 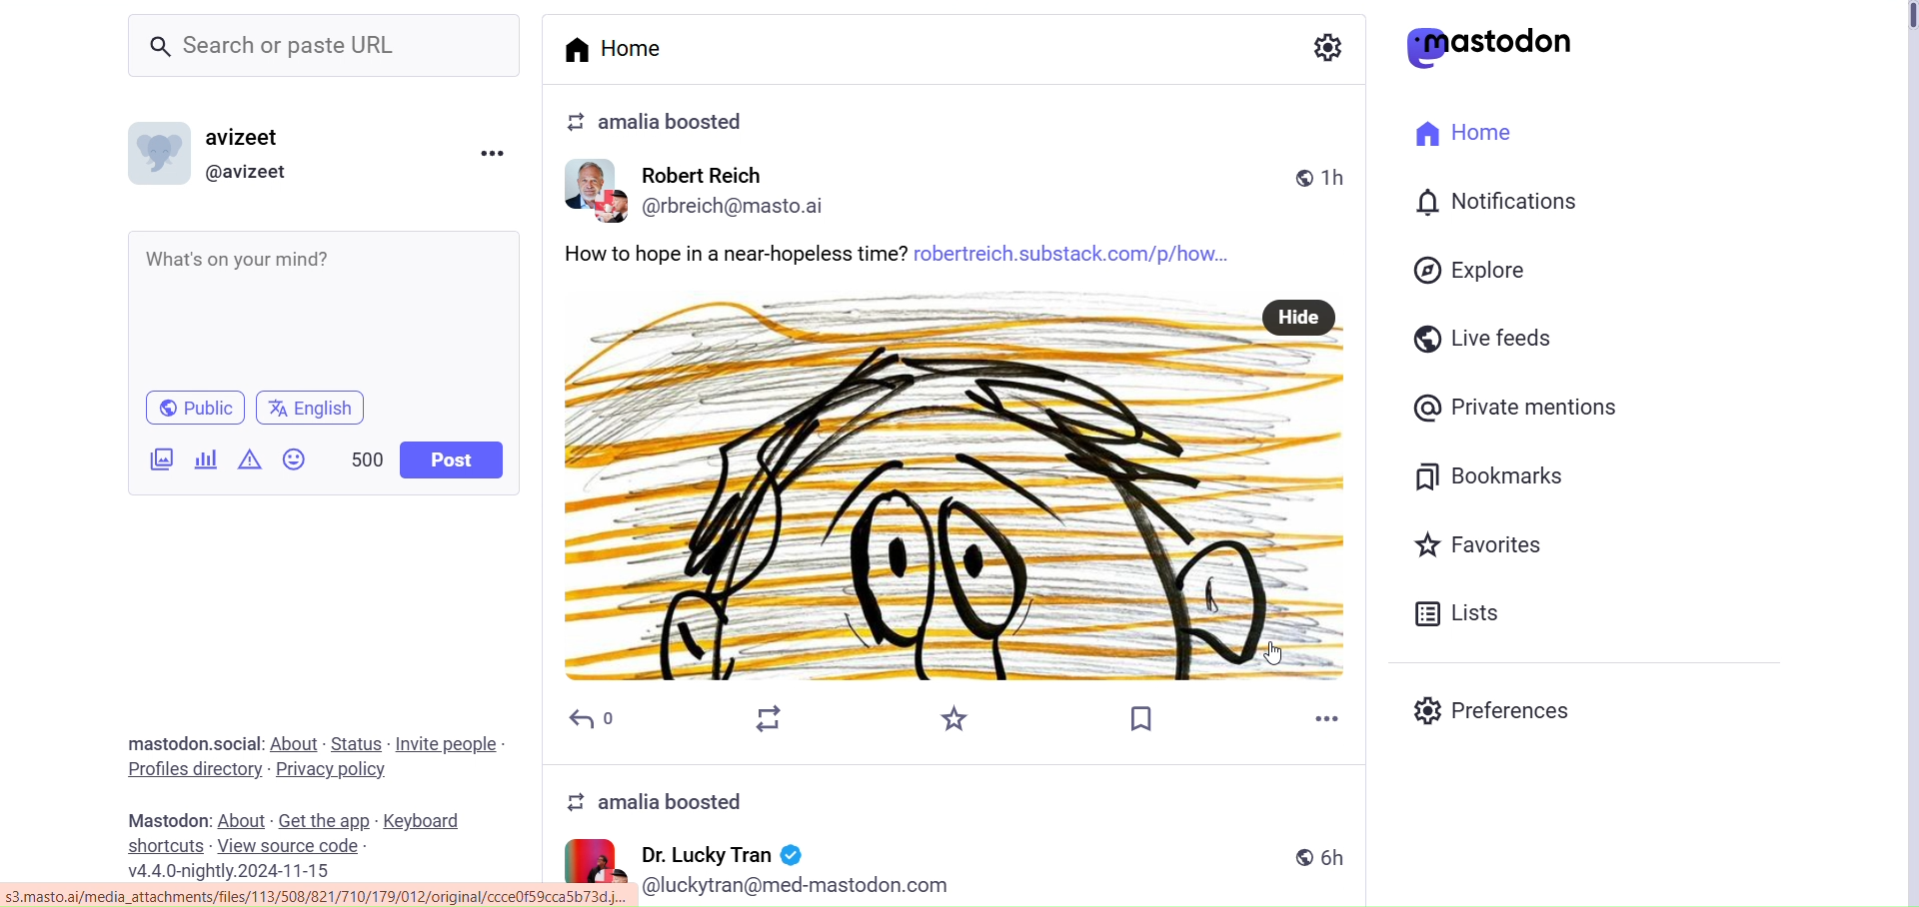 What do you see at coordinates (599, 720) in the screenshot?
I see `Reply` at bounding box center [599, 720].